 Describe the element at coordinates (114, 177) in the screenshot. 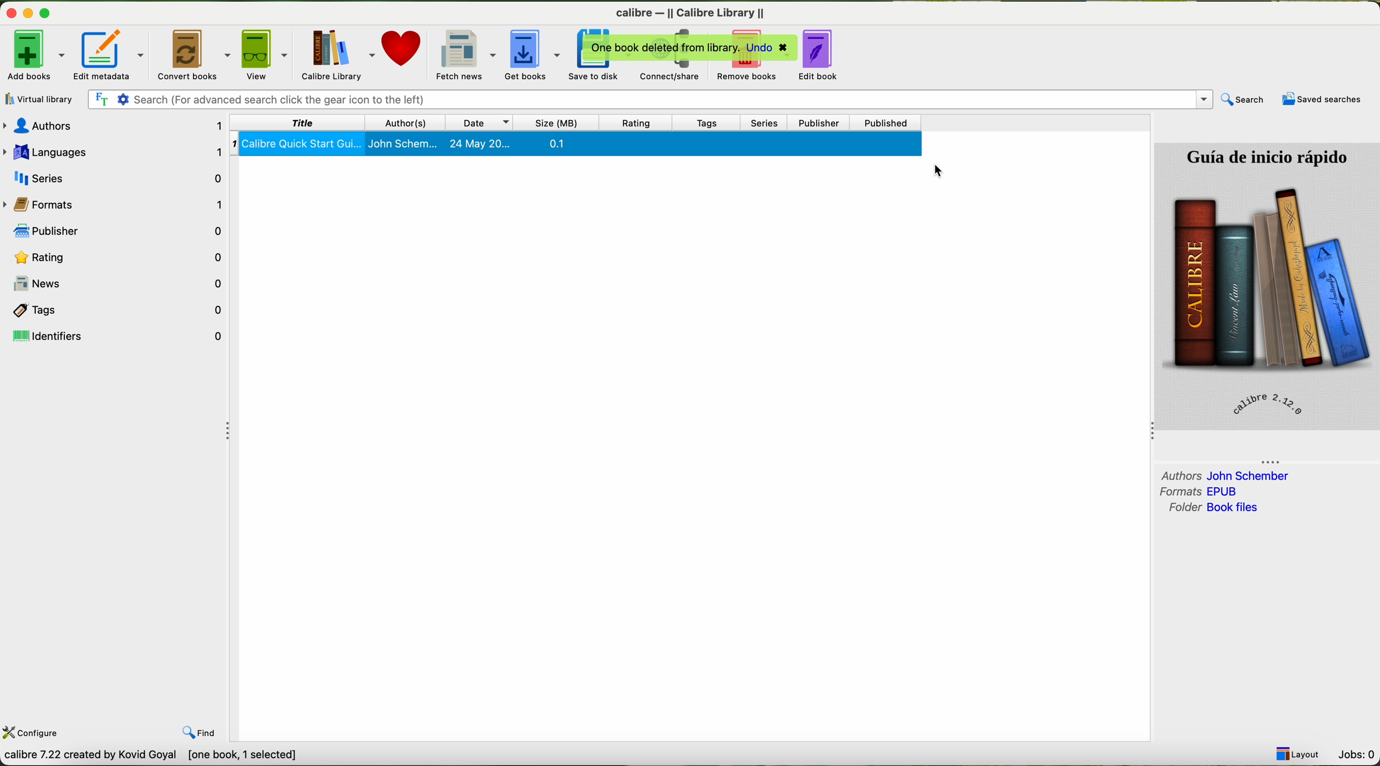

I see `series` at that location.